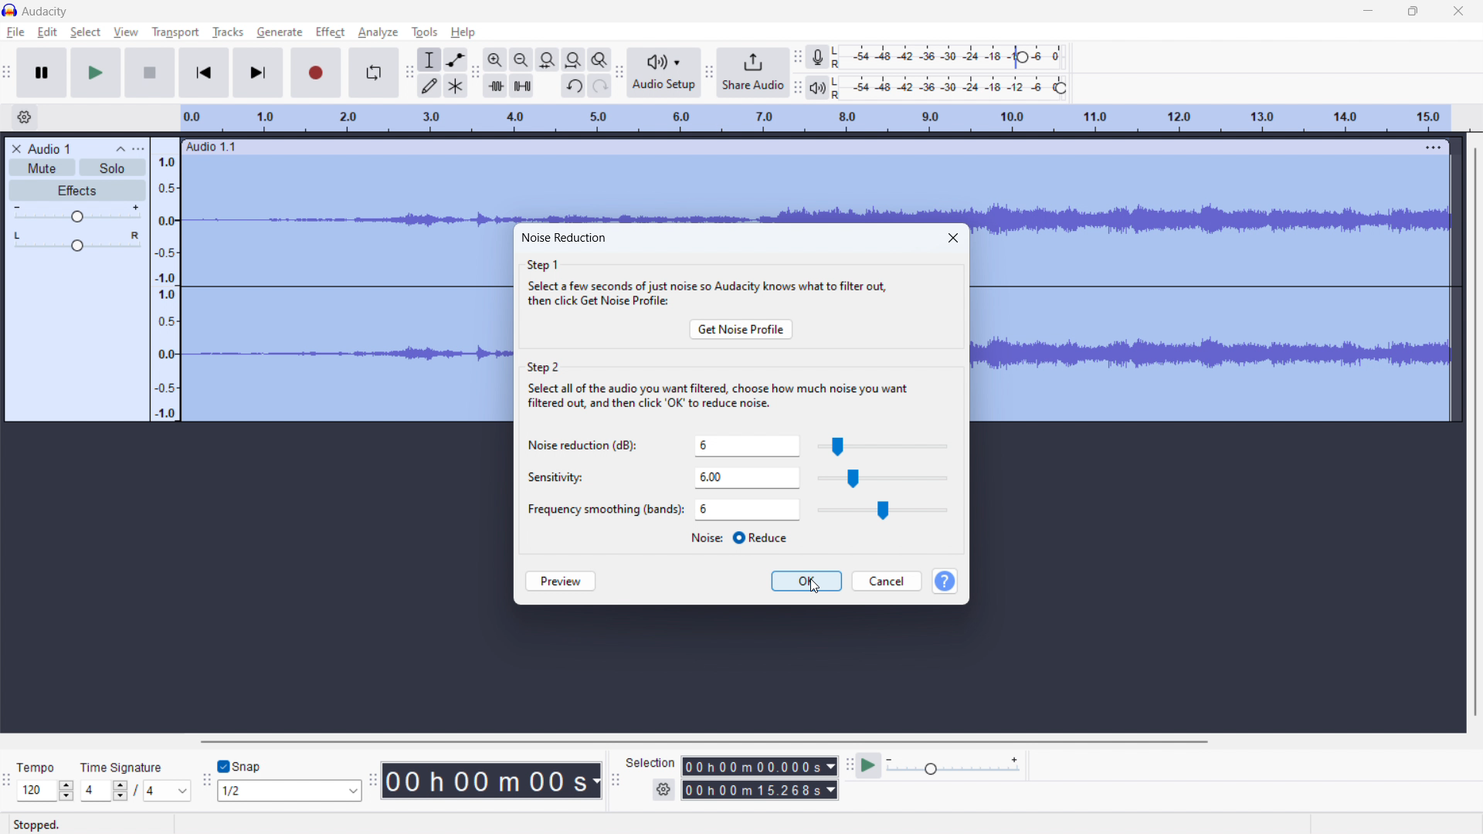 This screenshot has width=1483, height=834. I want to click on transport, so click(175, 33).